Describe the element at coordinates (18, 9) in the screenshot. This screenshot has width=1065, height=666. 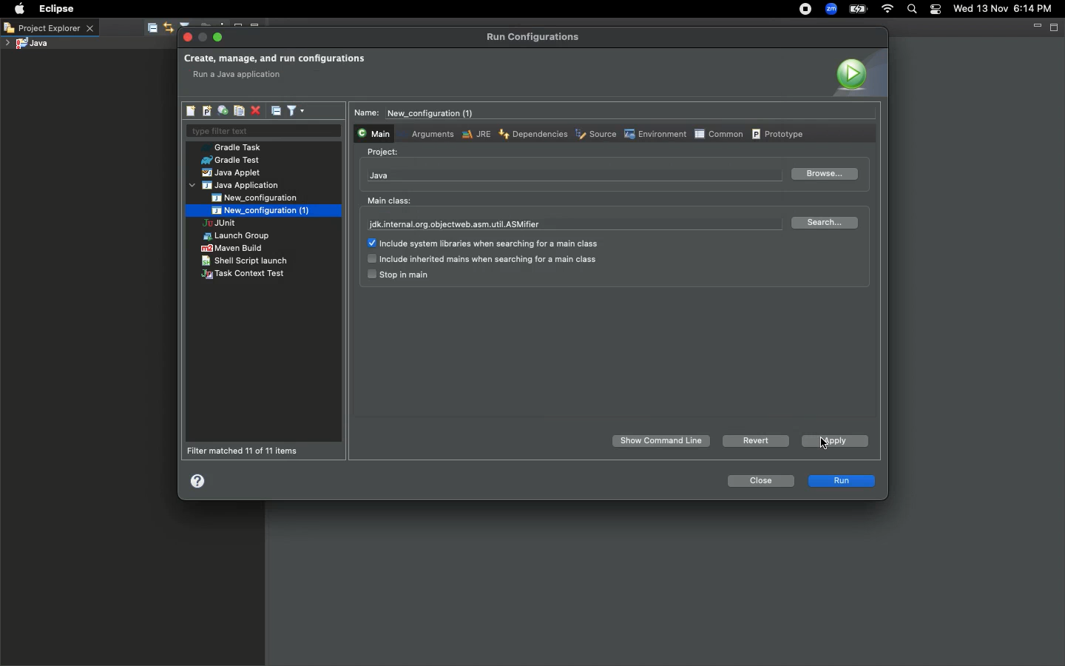
I see `Apple logo` at that location.